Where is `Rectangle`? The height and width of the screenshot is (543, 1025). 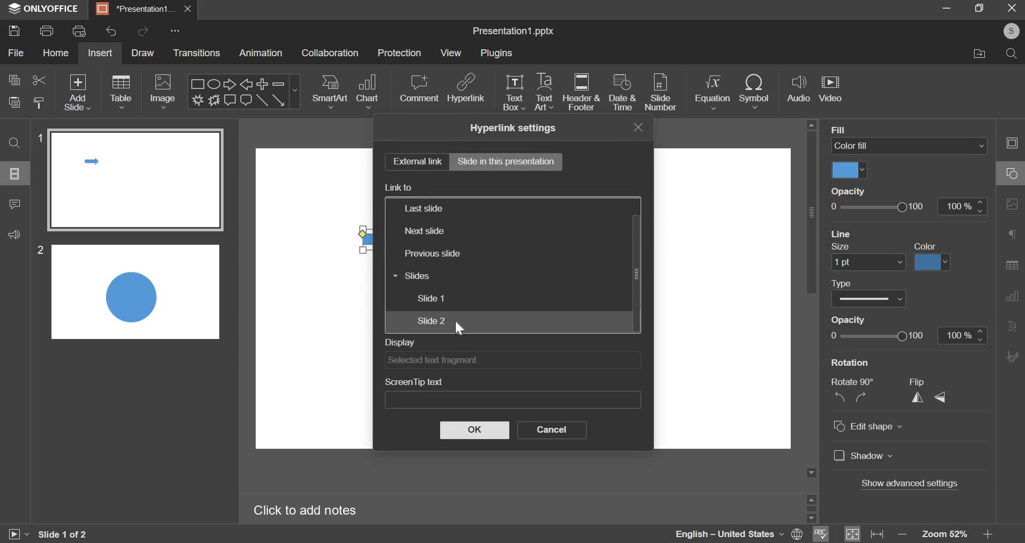
Rectangle is located at coordinates (197, 84).